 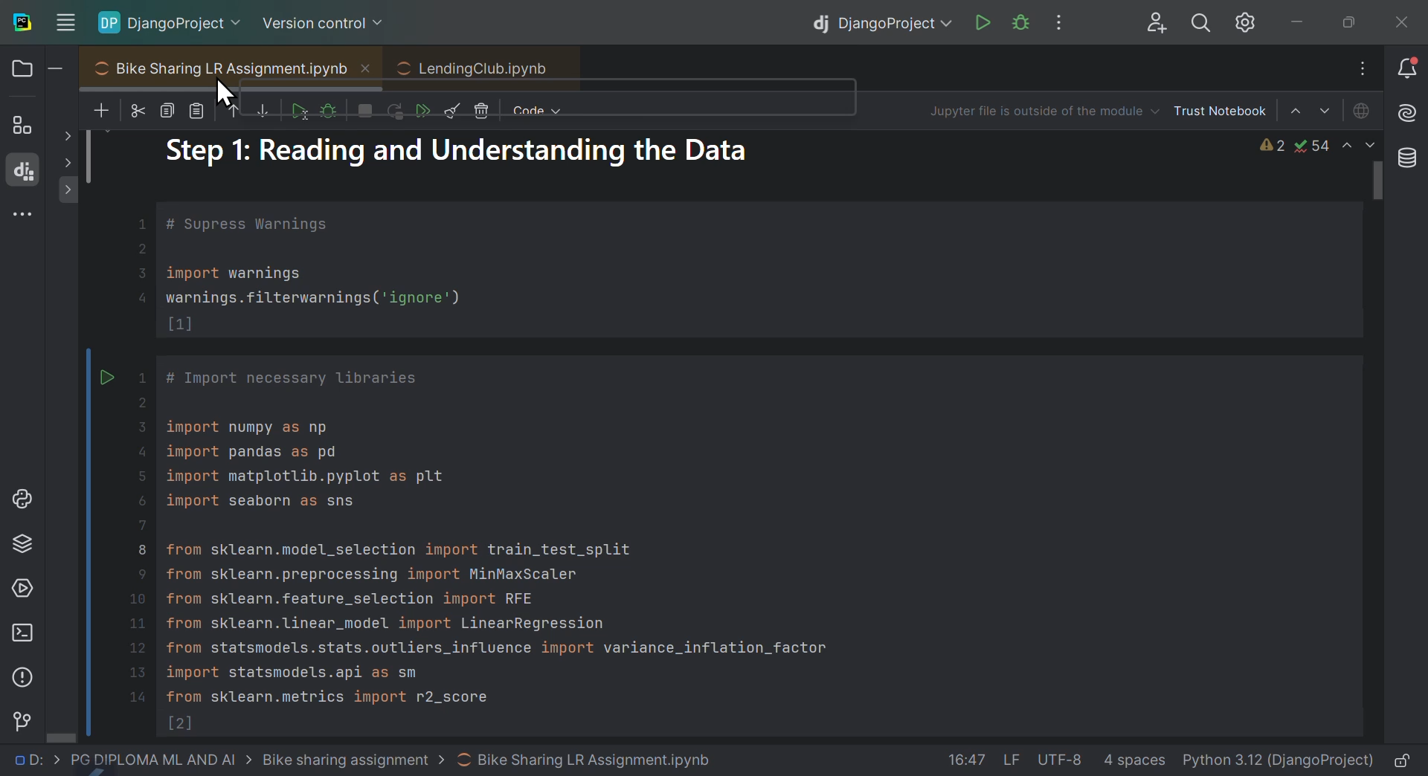 I want to click on Delete, so click(x=487, y=109).